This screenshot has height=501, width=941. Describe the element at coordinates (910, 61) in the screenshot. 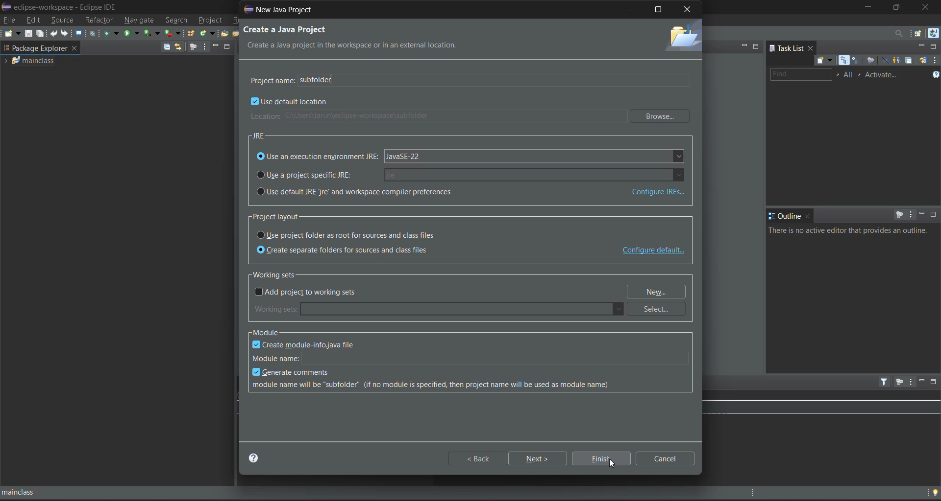

I see `collapse all` at that location.